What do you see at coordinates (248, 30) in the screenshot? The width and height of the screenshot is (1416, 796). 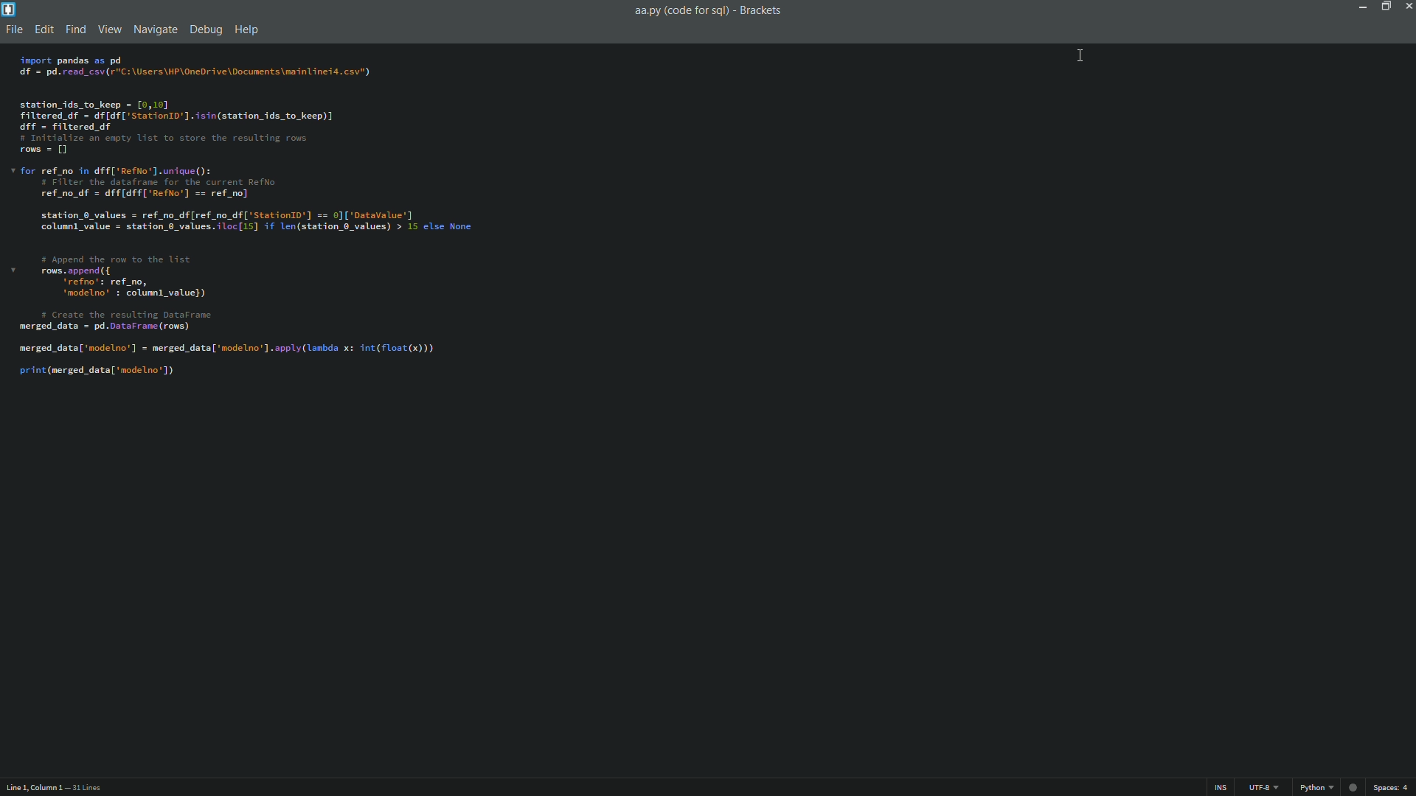 I see `Help` at bounding box center [248, 30].